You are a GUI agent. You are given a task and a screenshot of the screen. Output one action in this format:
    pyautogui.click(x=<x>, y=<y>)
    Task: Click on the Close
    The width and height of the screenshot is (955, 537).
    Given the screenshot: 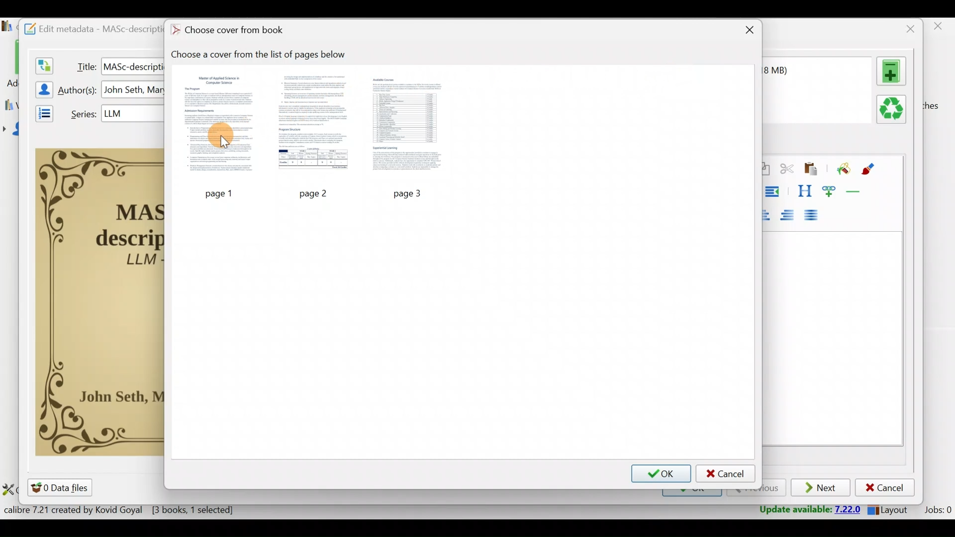 What is the action you would take?
    pyautogui.click(x=908, y=29)
    